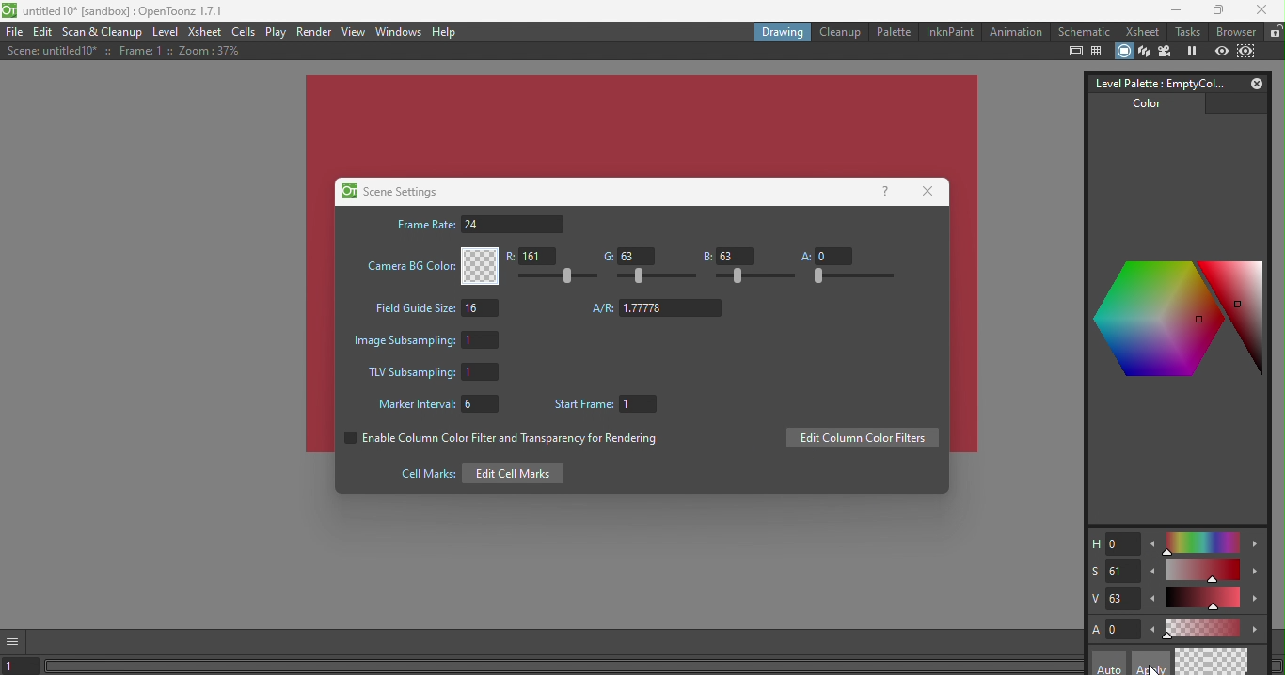 The image size is (1285, 675). Describe the element at coordinates (564, 667) in the screenshot. I see `Horizontal scroll bar` at that location.